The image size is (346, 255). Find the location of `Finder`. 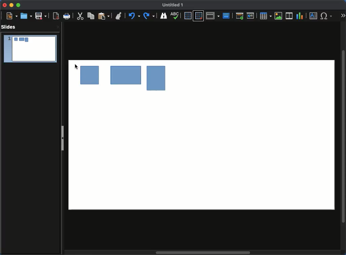

Finder is located at coordinates (164, 16).